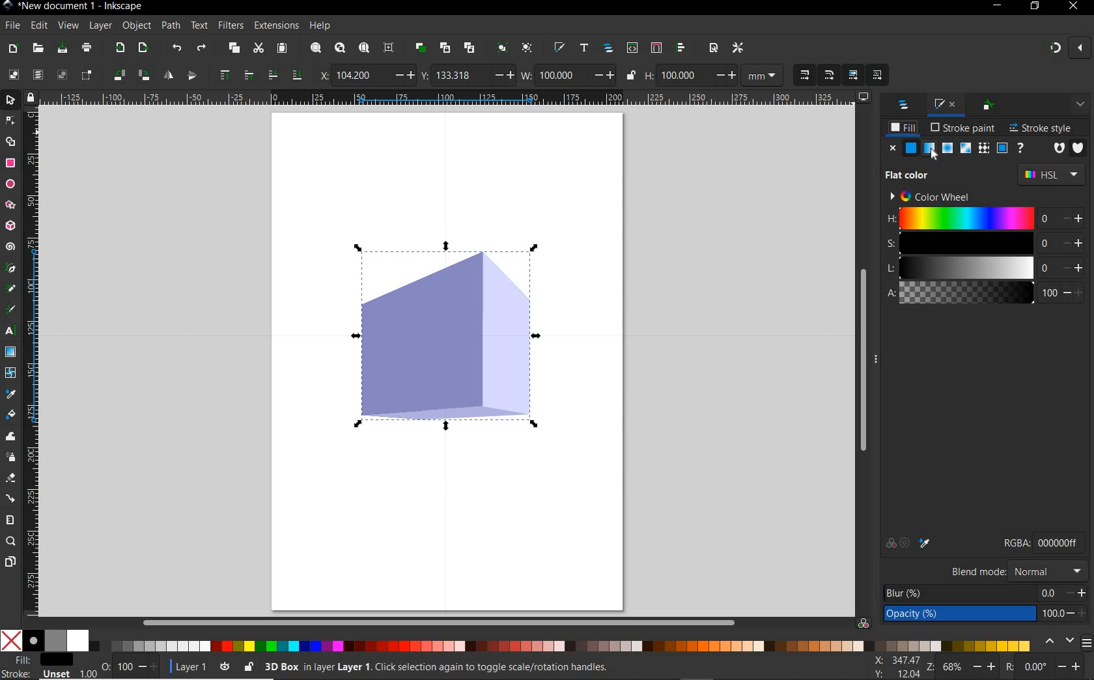 The image size is (1094, 680). I want to click on OPEN FILL & STROKE, so click(558, 47).